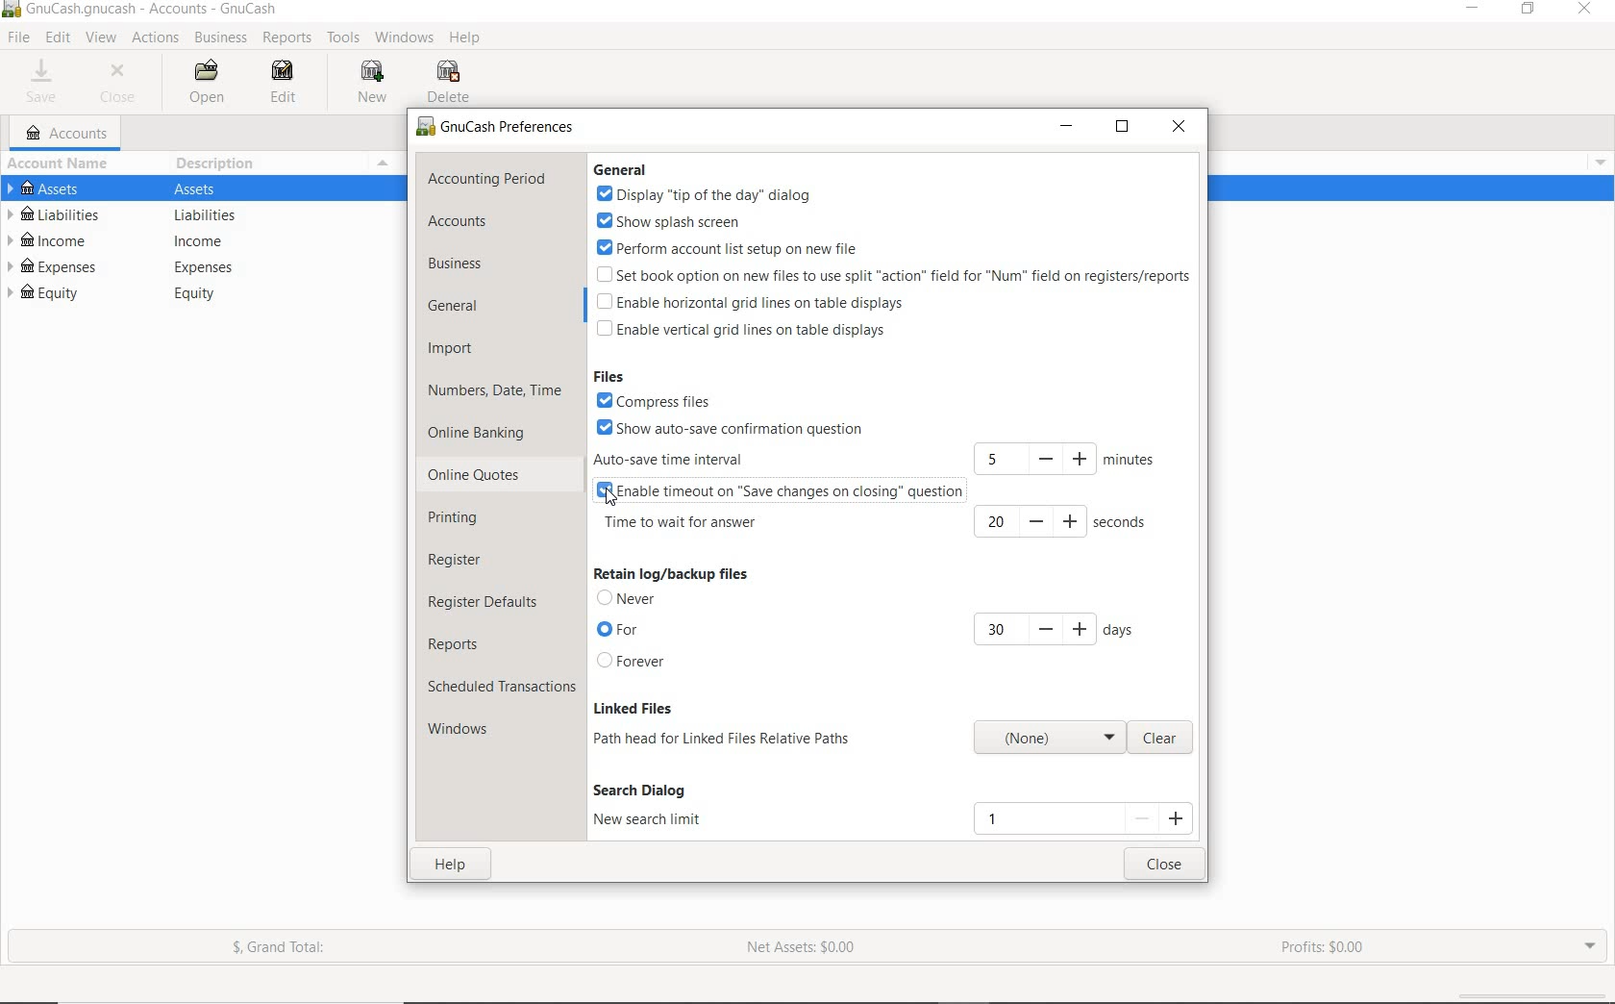  I want to click on EDIT, so click(58, 38).